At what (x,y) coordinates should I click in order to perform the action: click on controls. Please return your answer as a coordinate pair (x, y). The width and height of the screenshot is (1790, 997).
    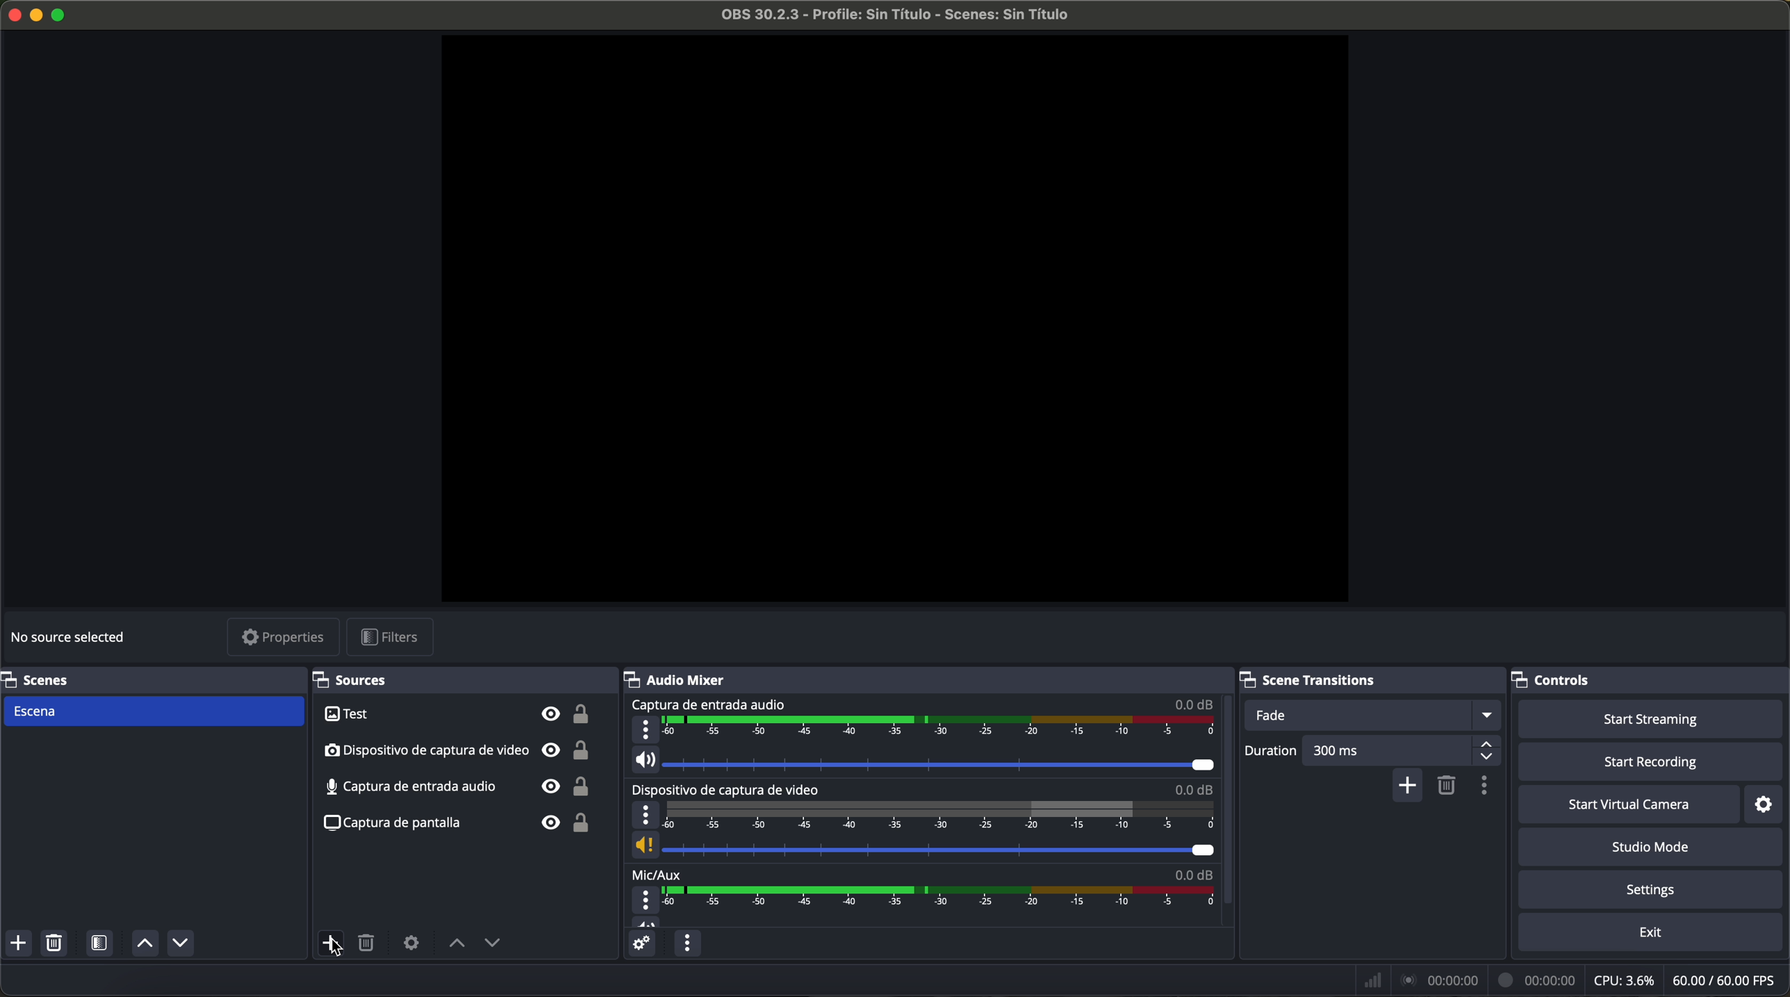
    Looking at the image, I should click on (1557, 677).